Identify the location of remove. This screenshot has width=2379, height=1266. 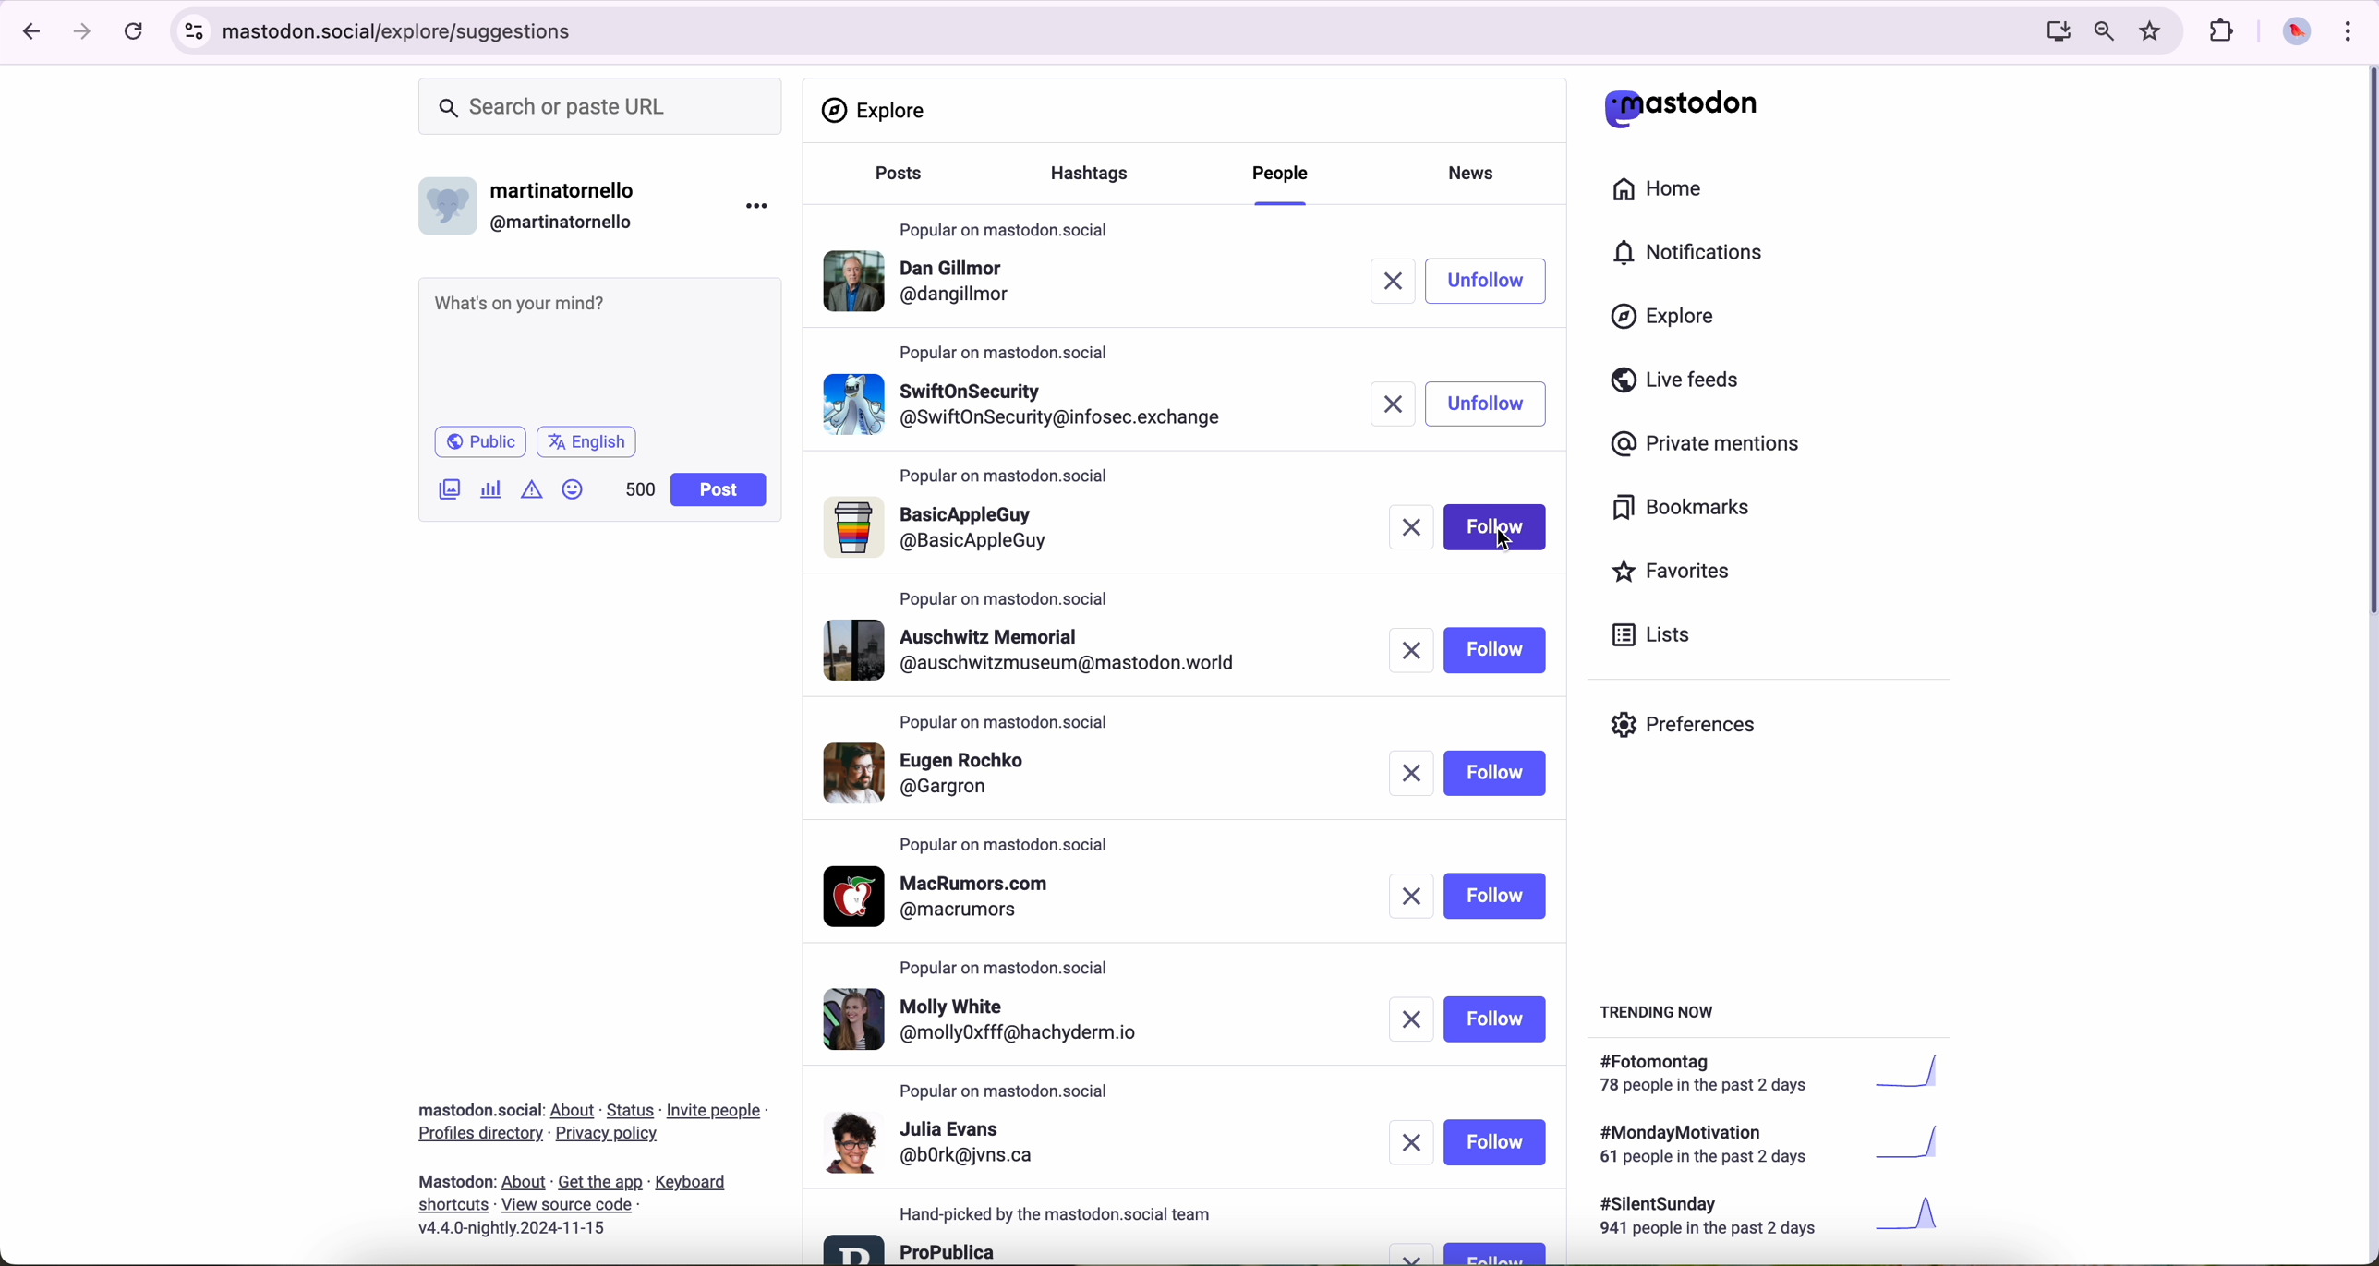
(1414, 1142).